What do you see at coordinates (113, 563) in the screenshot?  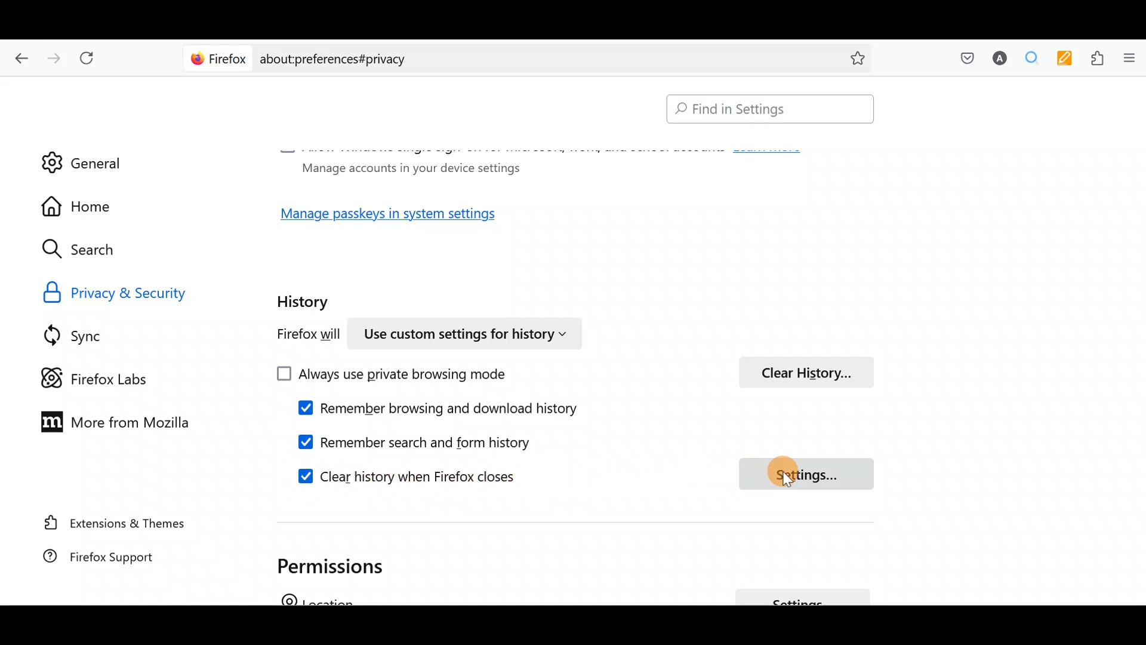 I see `Firefox support` at bounding box center [113, 563].